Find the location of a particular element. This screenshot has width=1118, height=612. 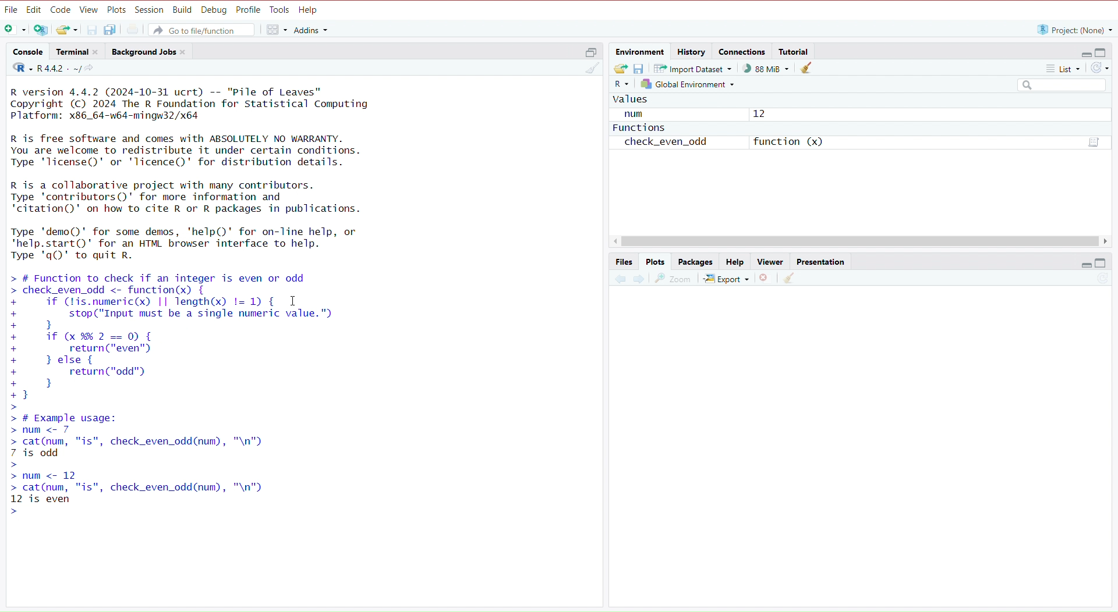

tools is located at coordinates (280, 10).